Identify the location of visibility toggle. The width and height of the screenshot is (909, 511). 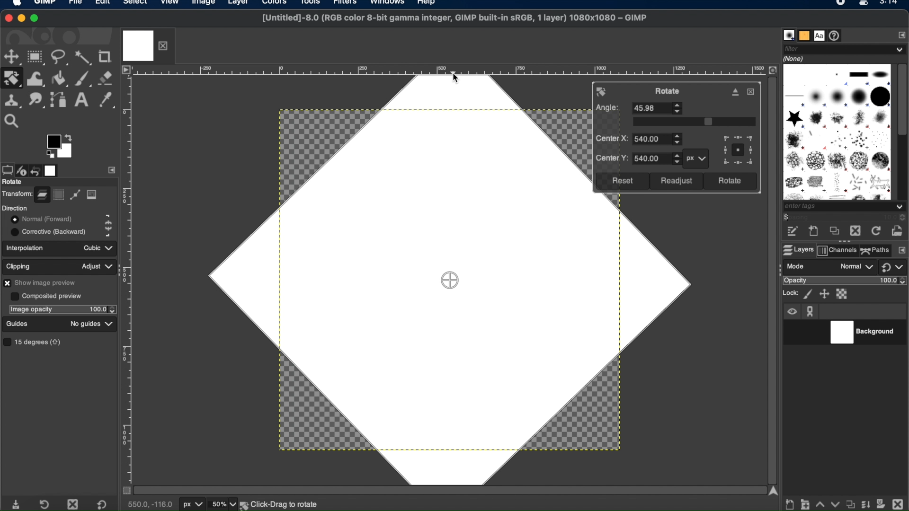
(793, 332).